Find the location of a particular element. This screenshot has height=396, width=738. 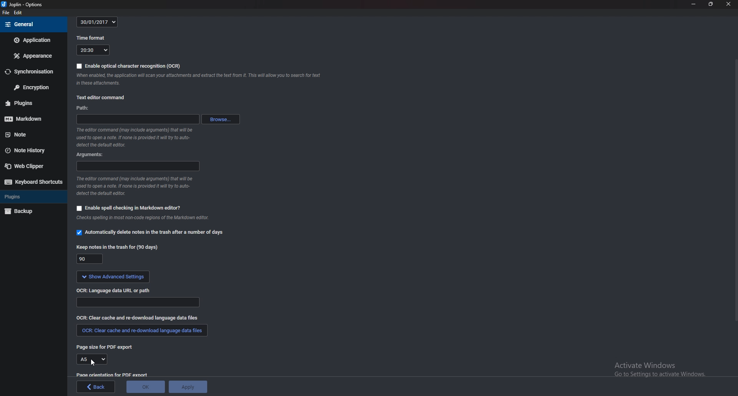

o C R language data url or path is located at coordinates (115, 291).